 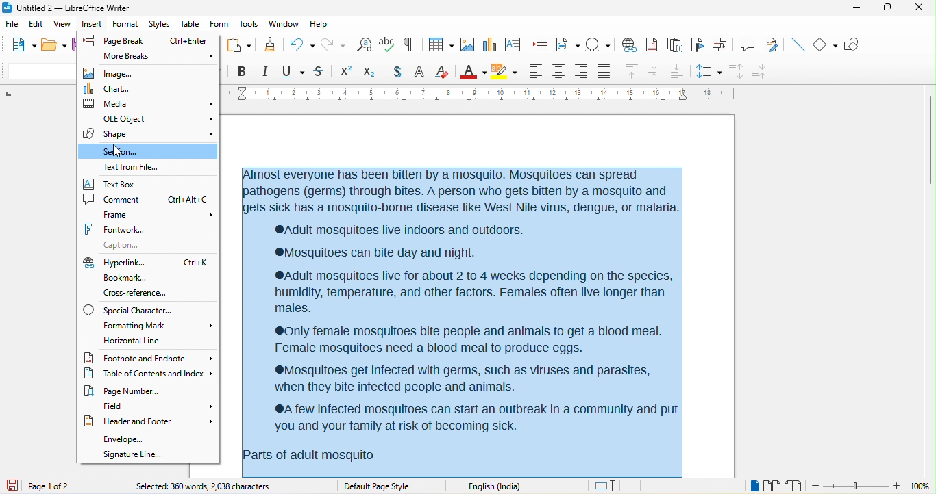 What do you see at coordinates (539, 43) in the screenshot?
I see `page break` at bounding box center [539, 43].